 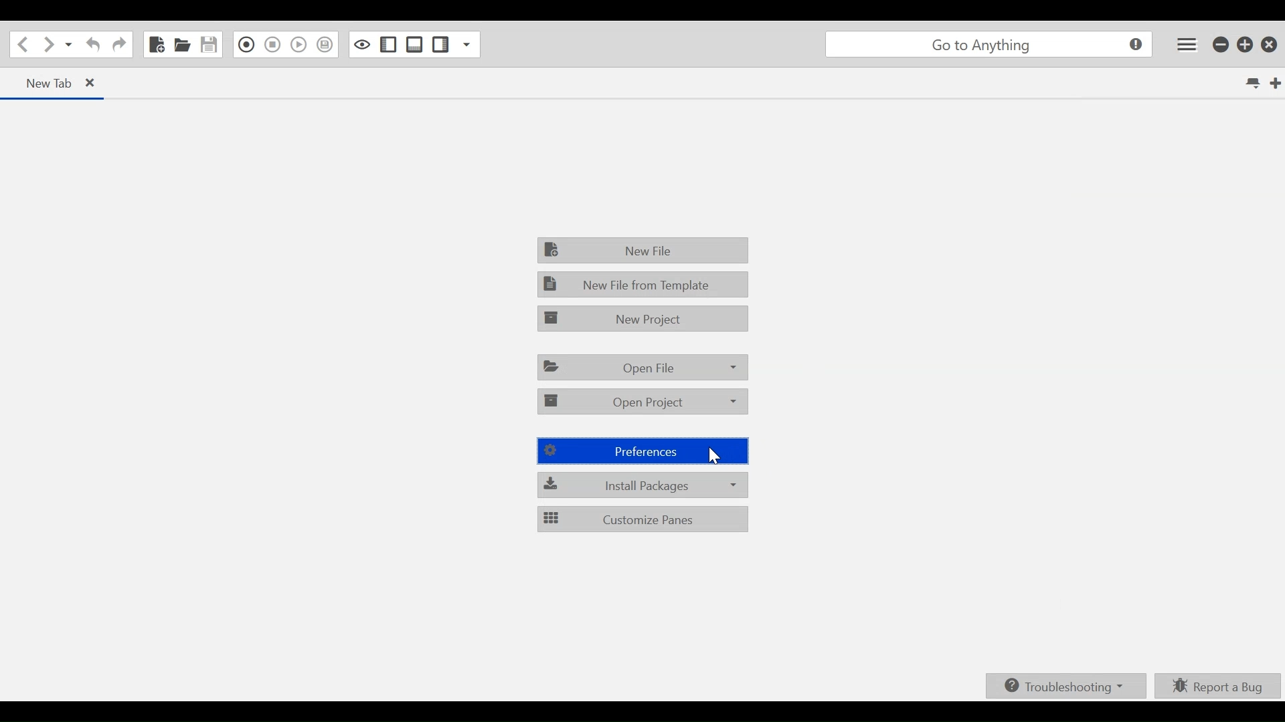 I want to click on Show Specific Sidebar, so click(x=465, y=45).